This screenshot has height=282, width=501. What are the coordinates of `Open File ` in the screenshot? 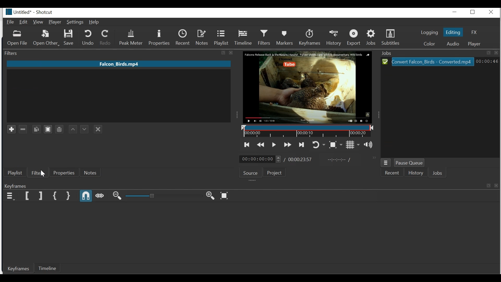 It's located at (18, 38).